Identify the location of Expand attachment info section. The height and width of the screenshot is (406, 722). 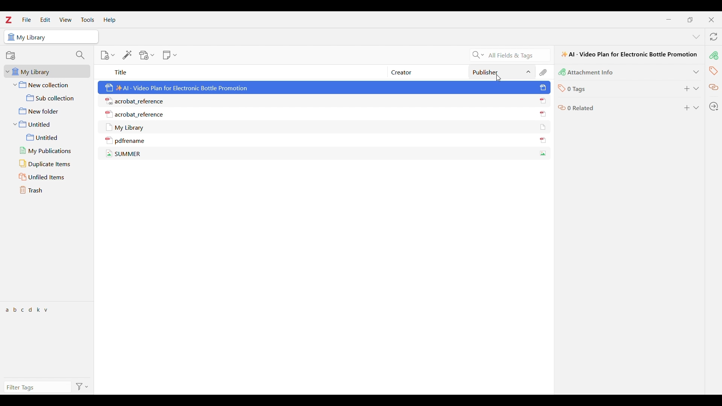
(696, 72).